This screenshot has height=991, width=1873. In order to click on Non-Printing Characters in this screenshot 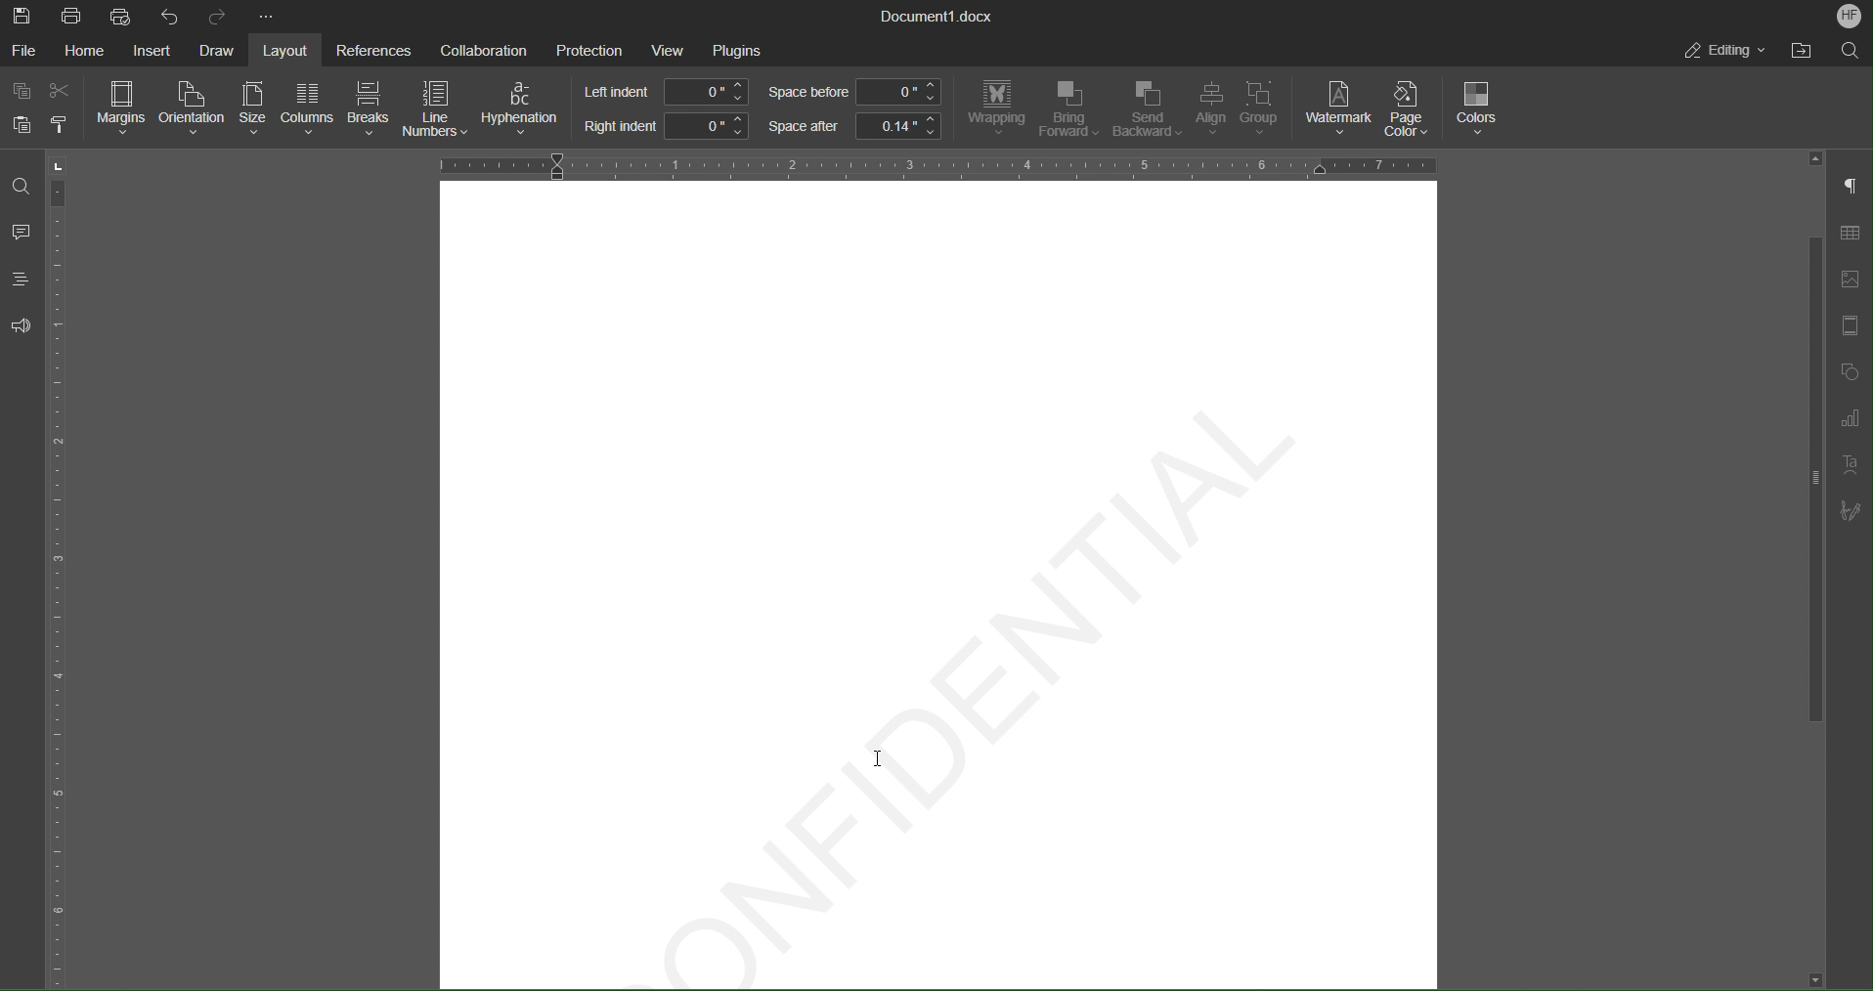, I will do `click(1851, 188)`.